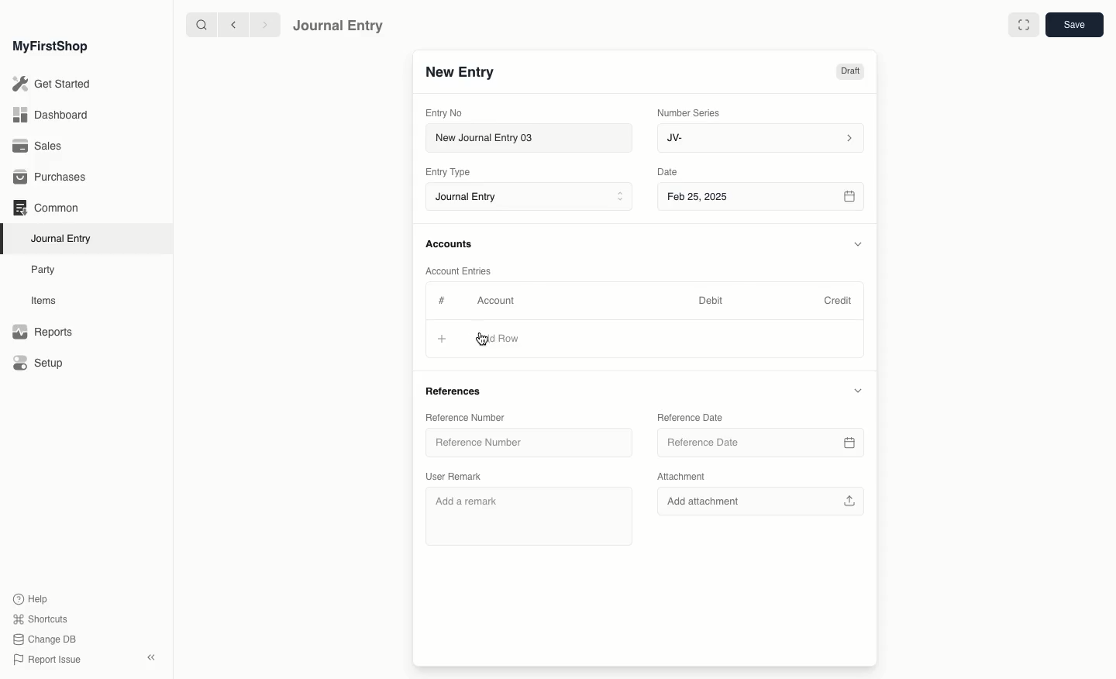  What do you see at coordinates (445, 340) in the screenshot?
I see `Add` at bounding box center [445, 340].